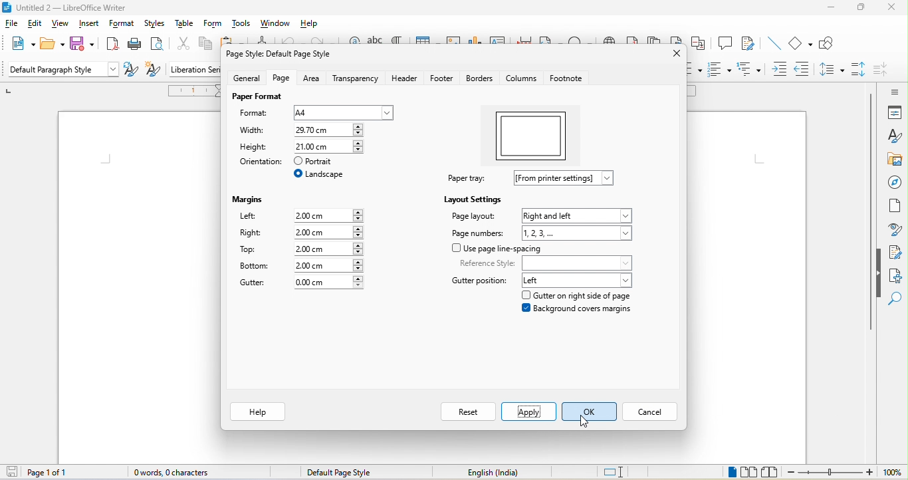 This screenshot has width=908, height=480. I want to click on portrait, so click(320, 162).